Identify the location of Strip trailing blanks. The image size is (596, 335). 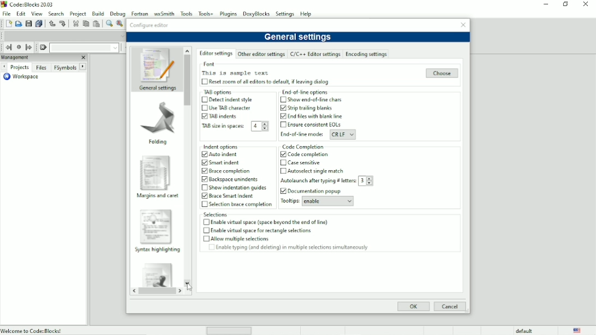
(311, 108).